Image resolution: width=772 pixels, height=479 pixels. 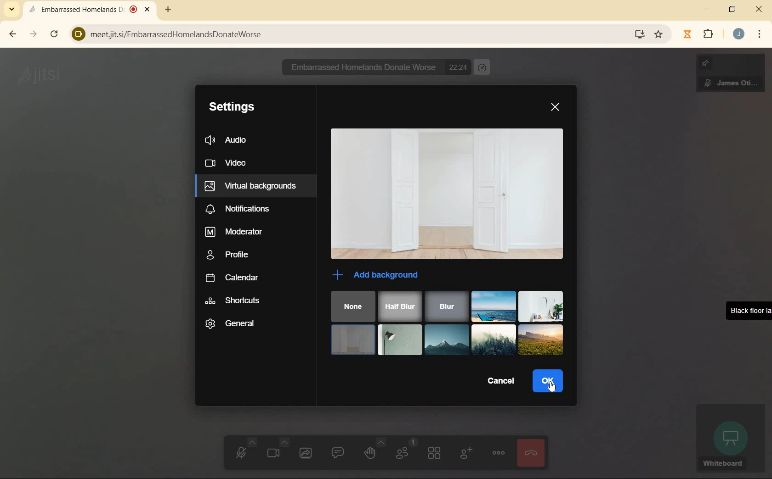 What do you see at coordinates (34, 35) in the screenshot?
I see `forward` at bounding box center [34, 35].